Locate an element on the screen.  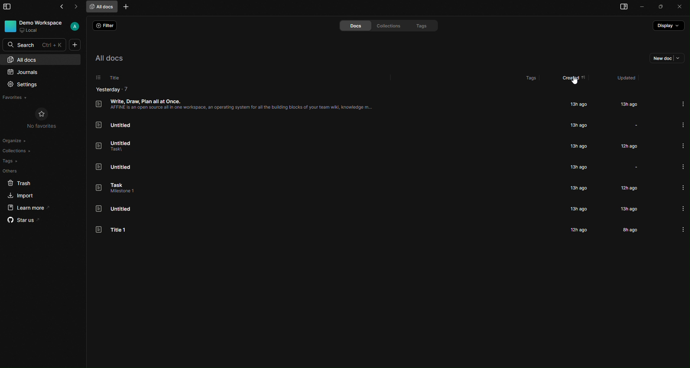
close is located at coordinates (681, 6).